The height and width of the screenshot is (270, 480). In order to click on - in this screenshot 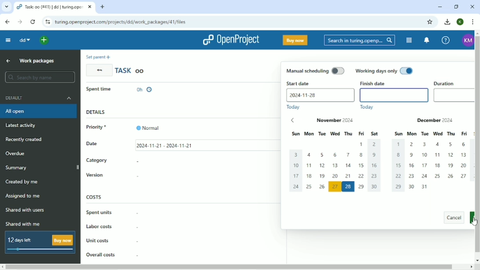, I will do `click(138, 162)`.